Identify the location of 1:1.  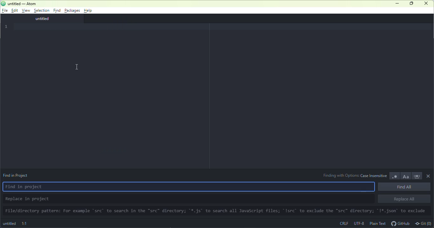
(25, 223).